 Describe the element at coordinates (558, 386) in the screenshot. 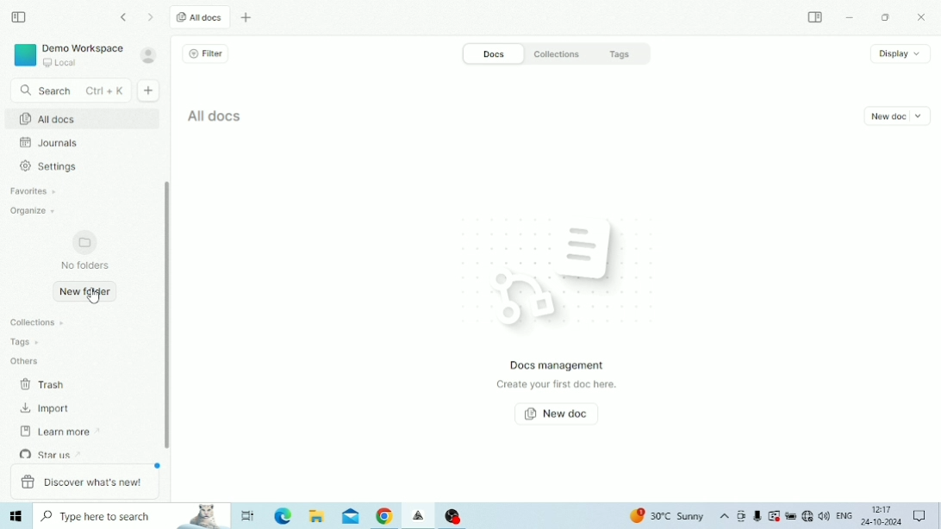

I see `Create your first doc here` at that location.